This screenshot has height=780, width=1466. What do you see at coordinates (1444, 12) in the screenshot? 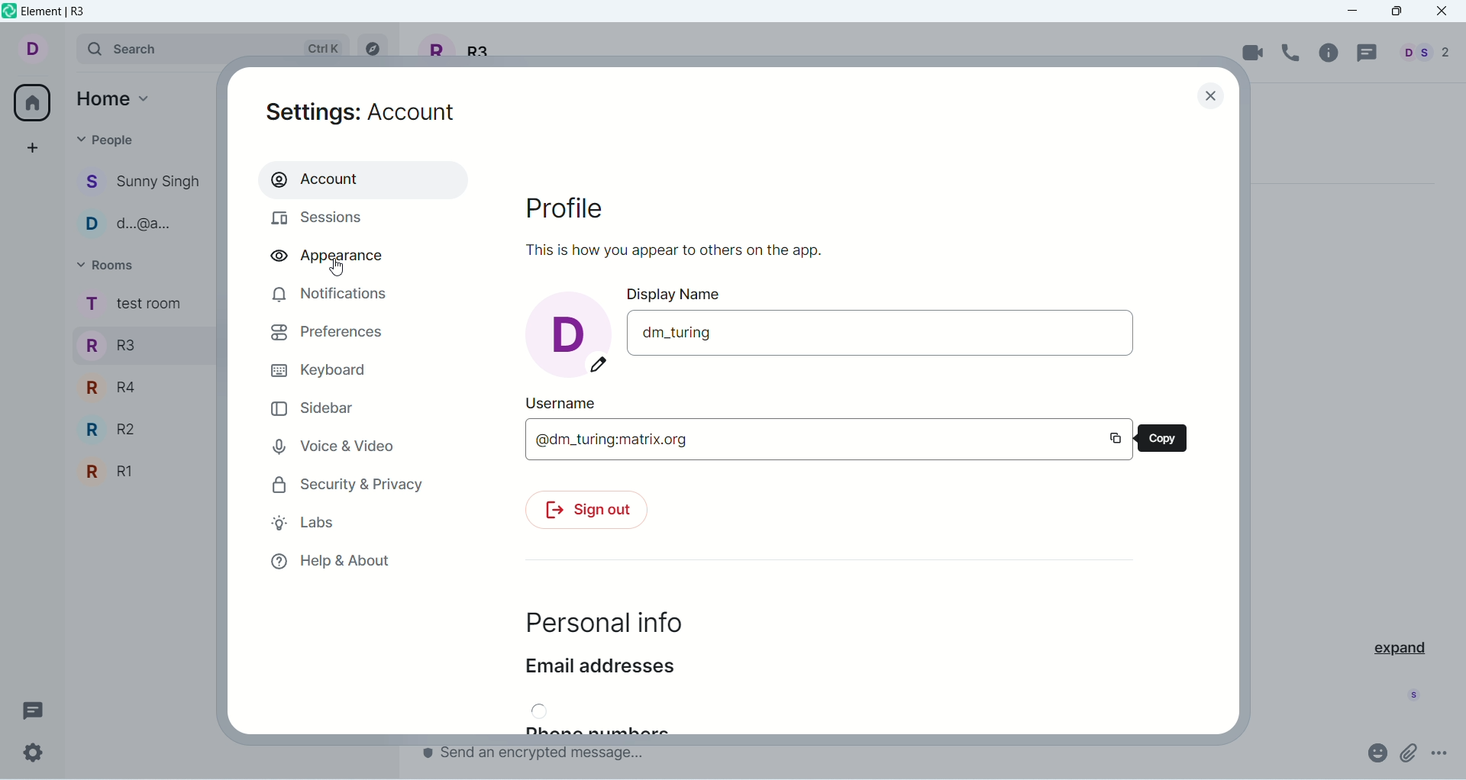
I see `close` at bounding box center [1444, 12].